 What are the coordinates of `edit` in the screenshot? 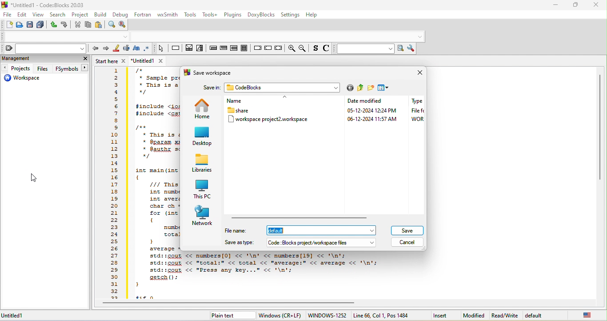 It's located at (21, 15).